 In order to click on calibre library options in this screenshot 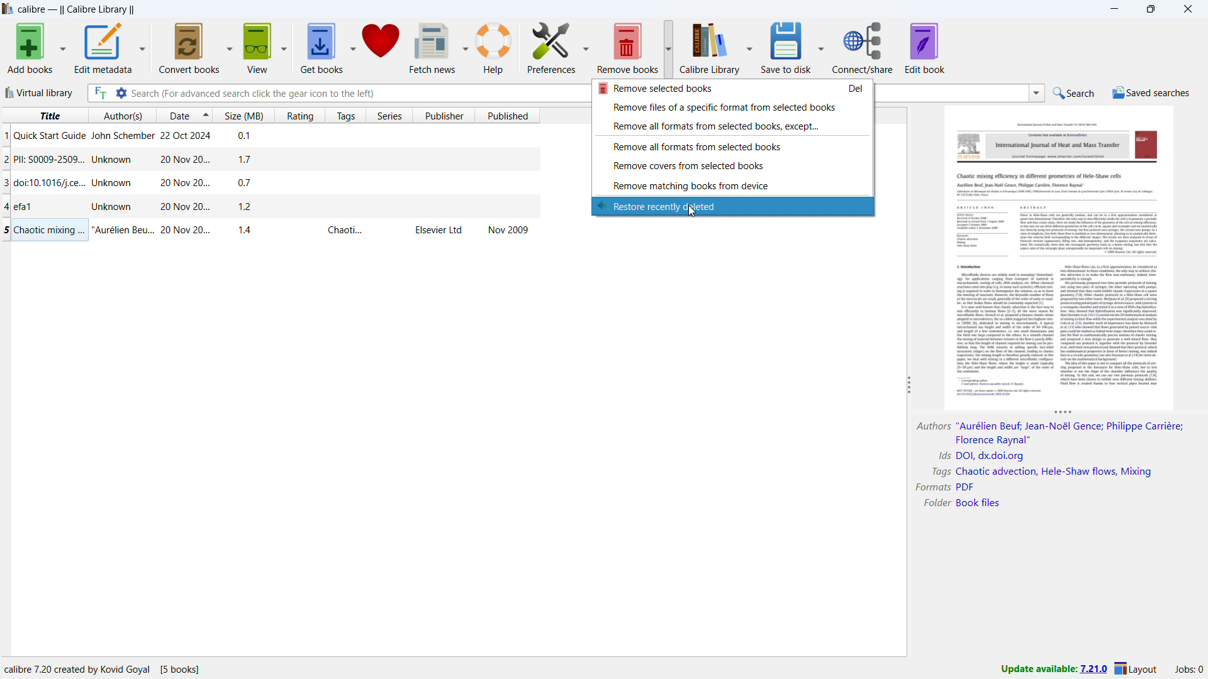, I will do `click(750, 46)`.